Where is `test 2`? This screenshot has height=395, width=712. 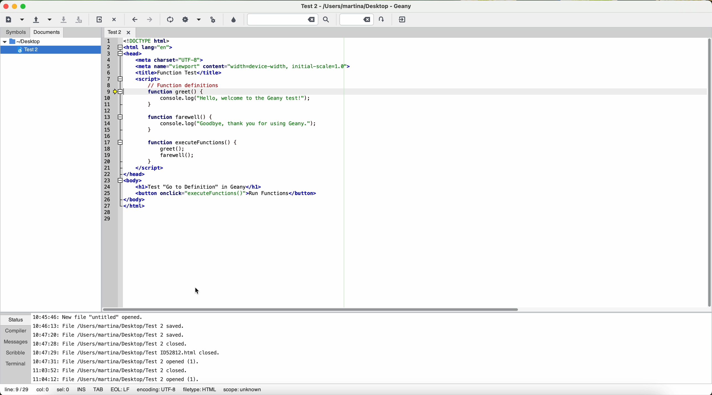
test 2 is located at coordinates (120, 32).